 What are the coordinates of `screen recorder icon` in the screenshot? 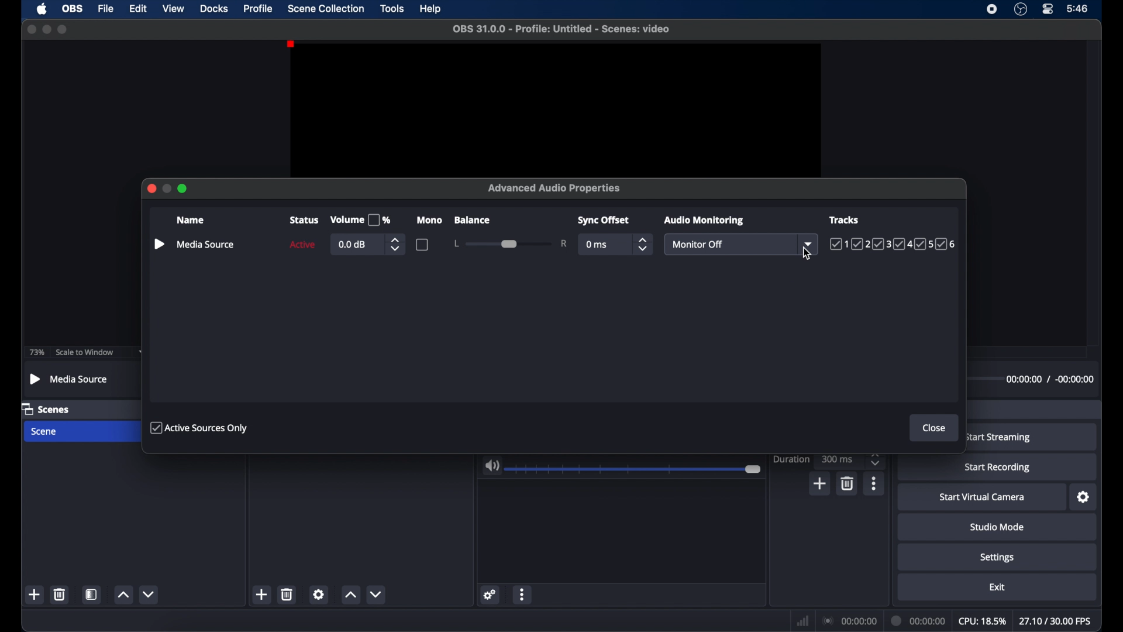 It's located at (992, 8).